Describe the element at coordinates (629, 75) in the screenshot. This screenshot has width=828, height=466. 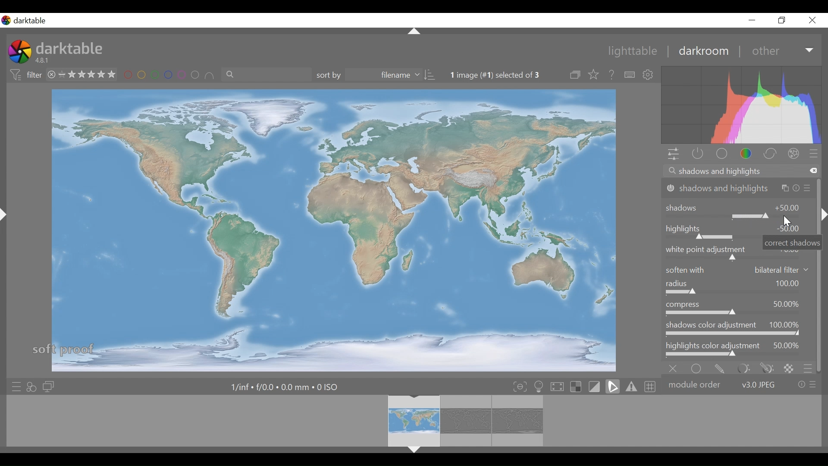
I see `define shortcut` at that location.